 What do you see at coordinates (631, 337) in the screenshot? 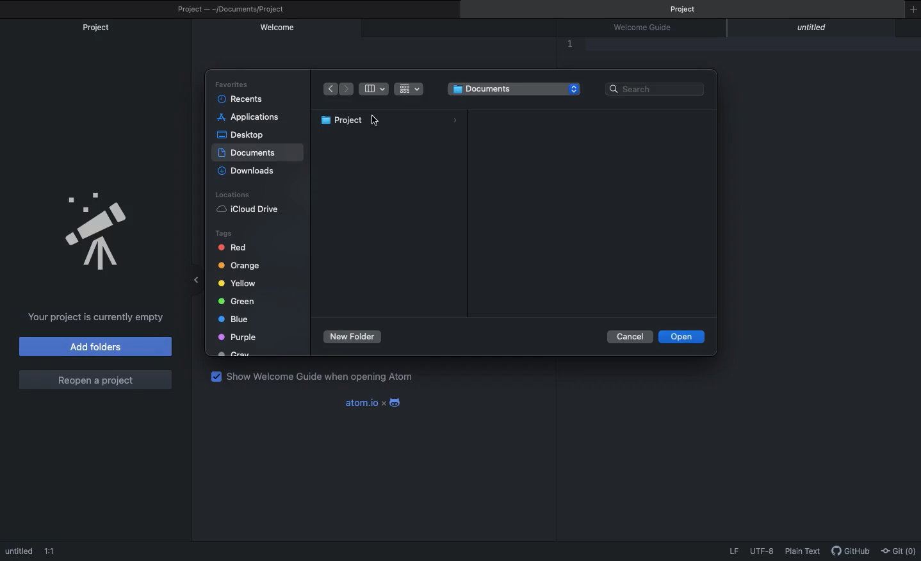
I see `Cancel ` at bounding box center [631, 337].